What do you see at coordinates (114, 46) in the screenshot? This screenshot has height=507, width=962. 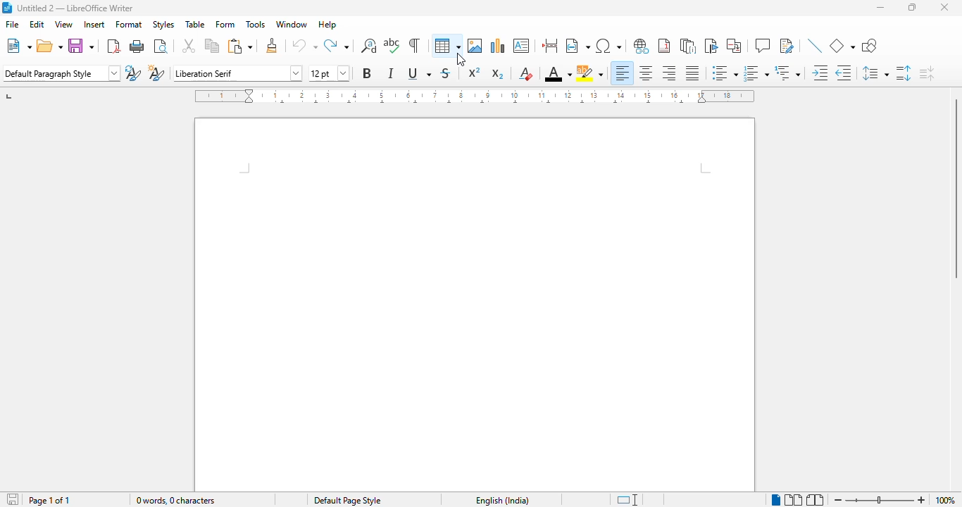 I see `export directly as PDF` at bounding box center [114, 46].